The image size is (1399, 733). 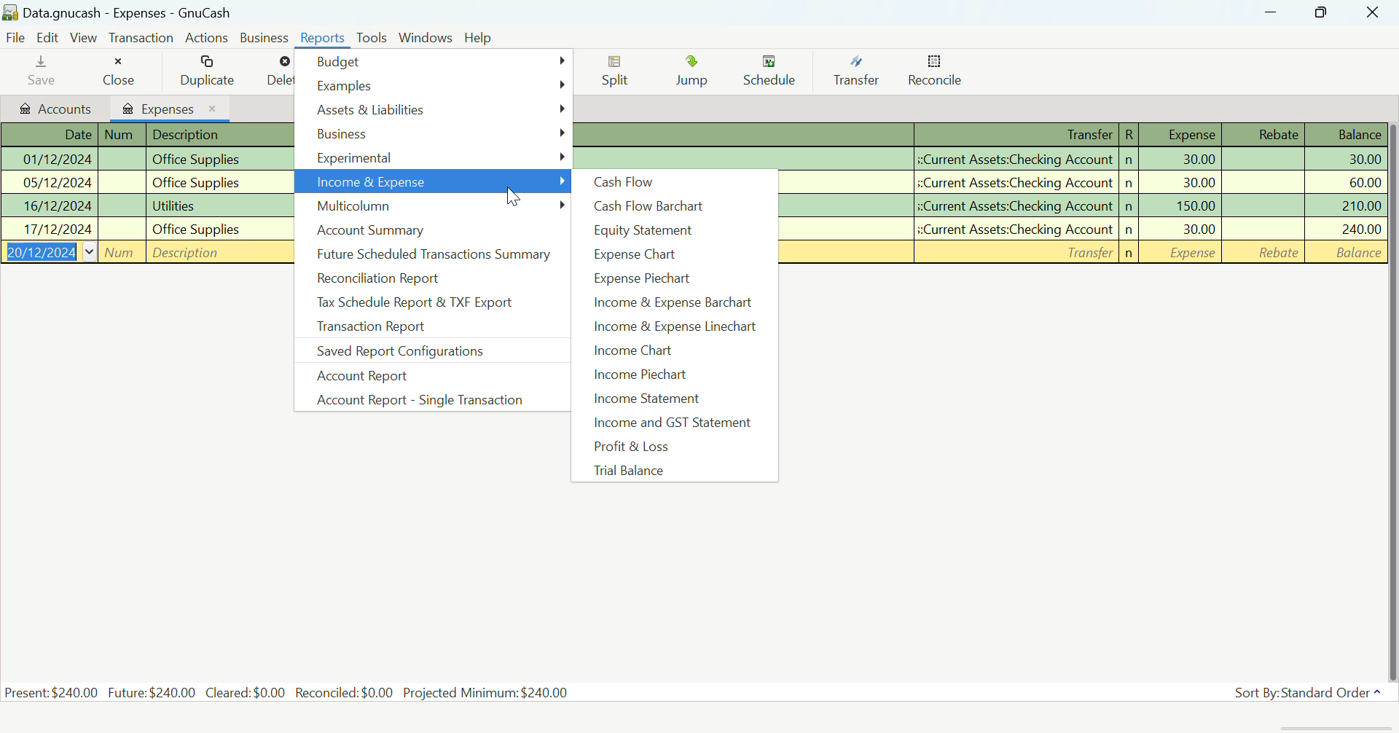 I want to click on Income and GST Statement, so click(x=677, y=424).